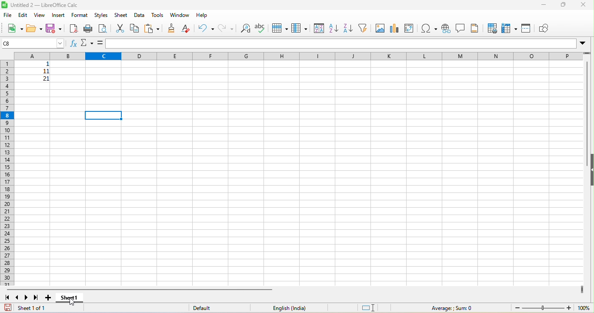 The height and width of the screenshot is (313, 594). I want to click on row, so click(279, 27).